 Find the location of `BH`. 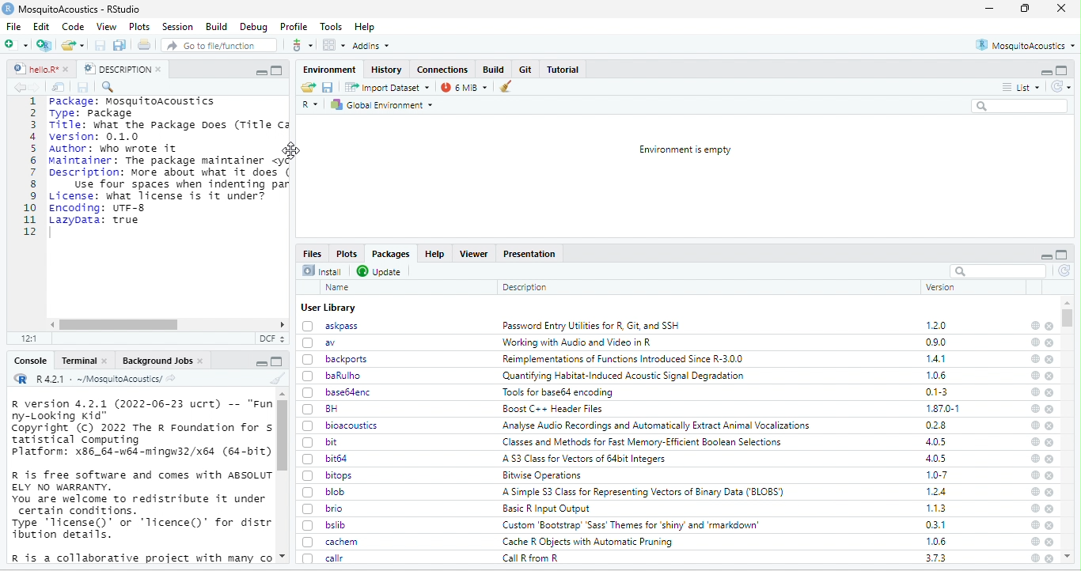

BH is located at coordinates (323, 408).